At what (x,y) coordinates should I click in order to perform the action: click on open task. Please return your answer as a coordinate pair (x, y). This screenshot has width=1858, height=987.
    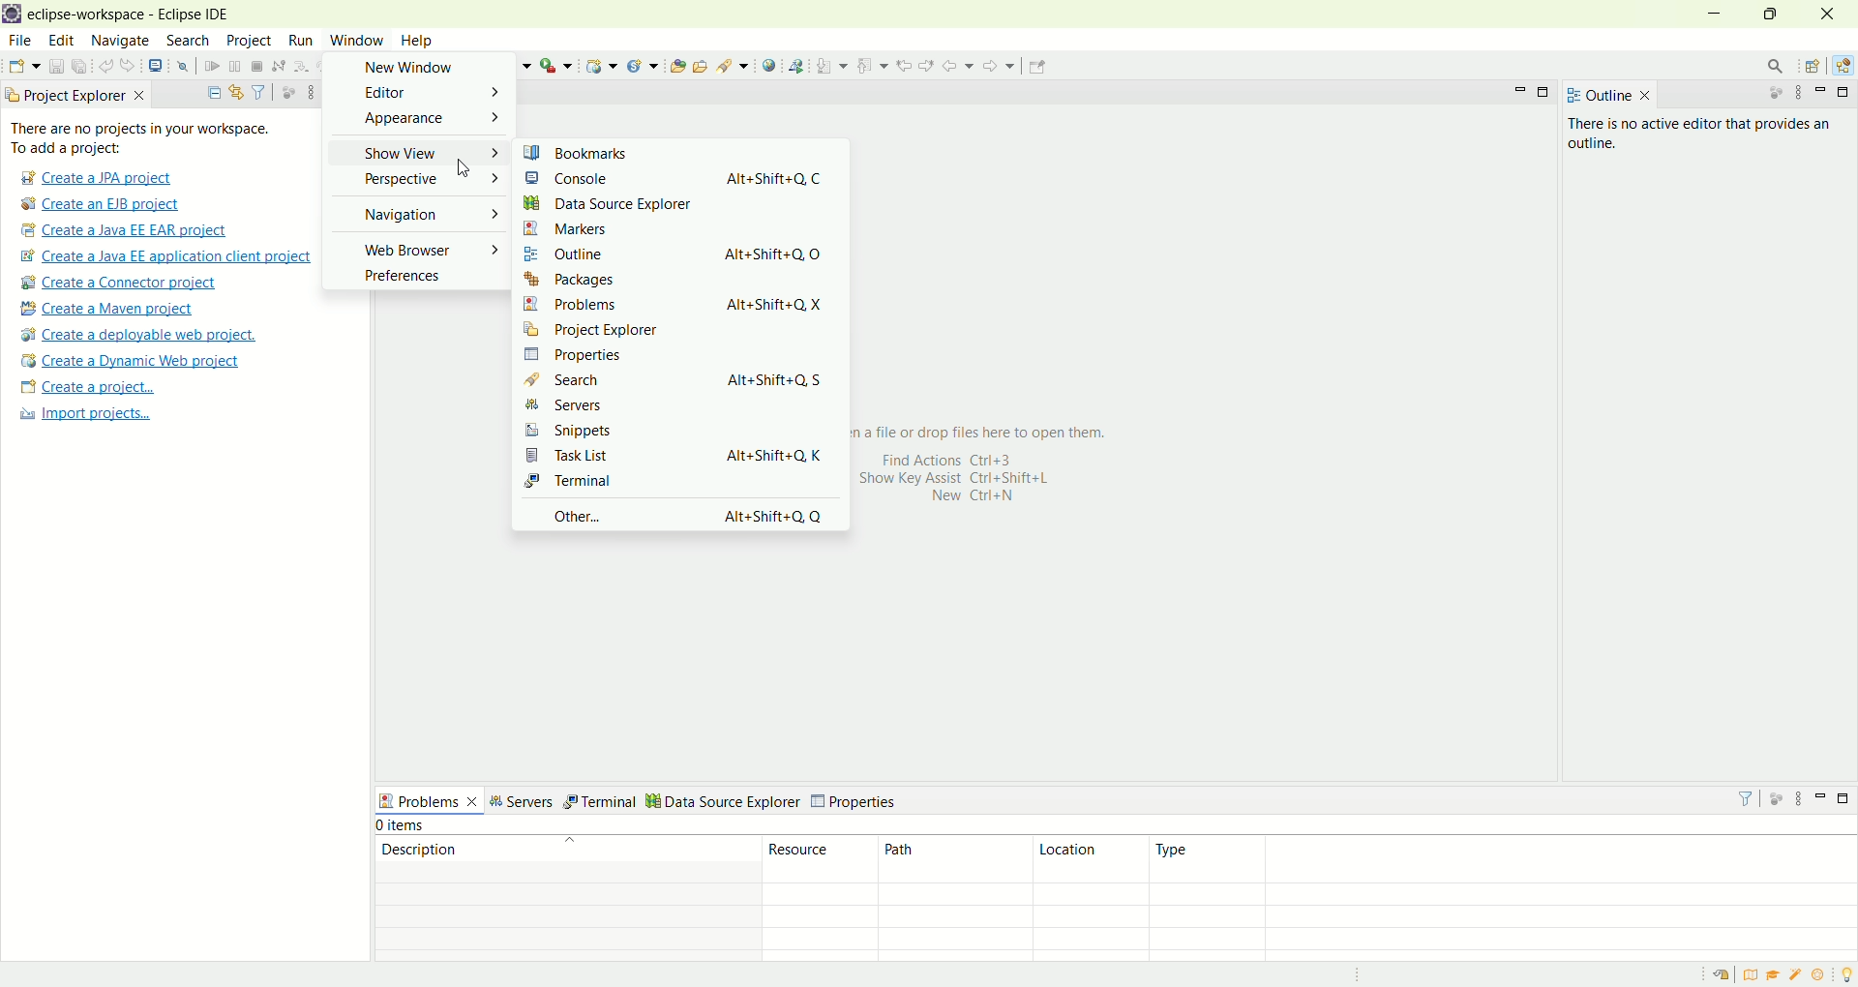
    Looking at the image, I should click on (701, 66).